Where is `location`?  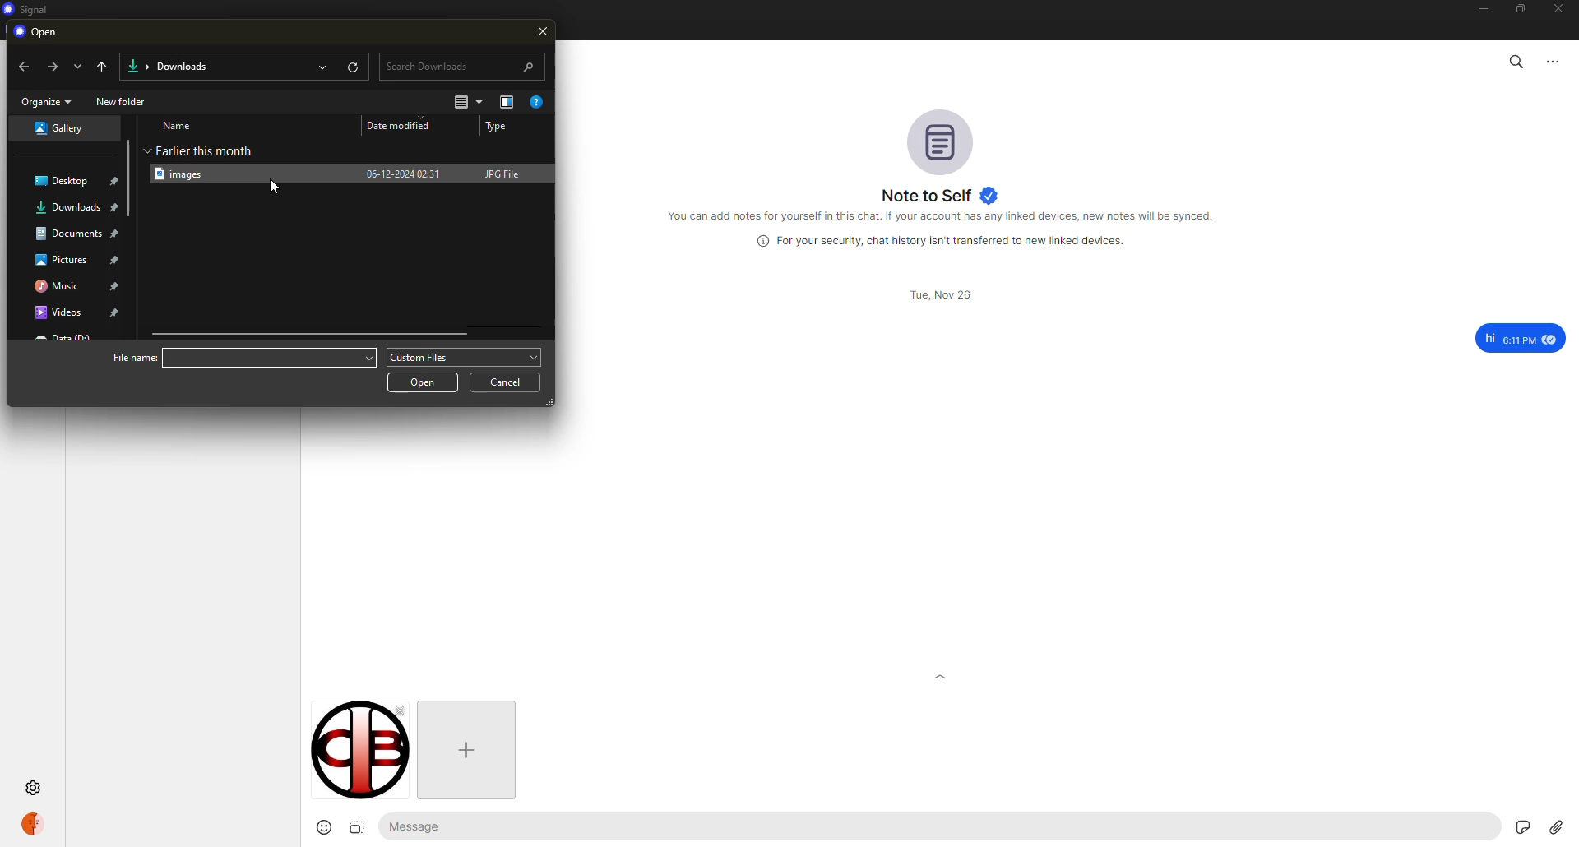
location is located at coordinates (57, 314).